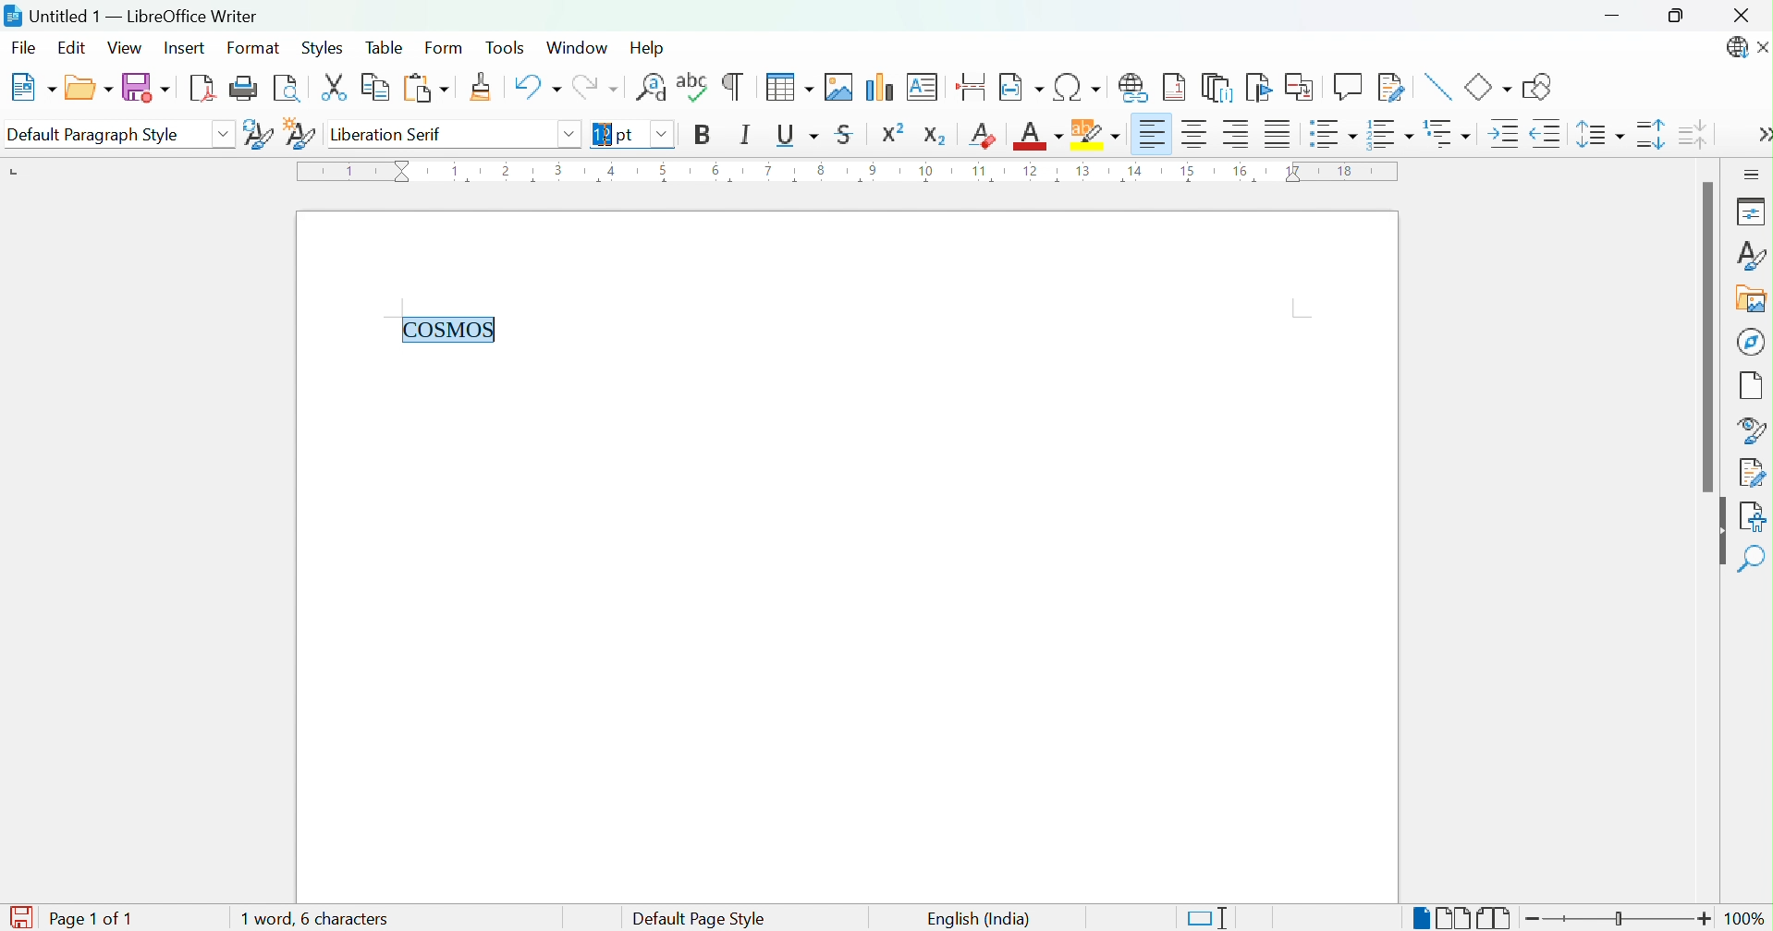 The image size is (1773, 931). I want to click on Insert Field, so click(1019, 85).